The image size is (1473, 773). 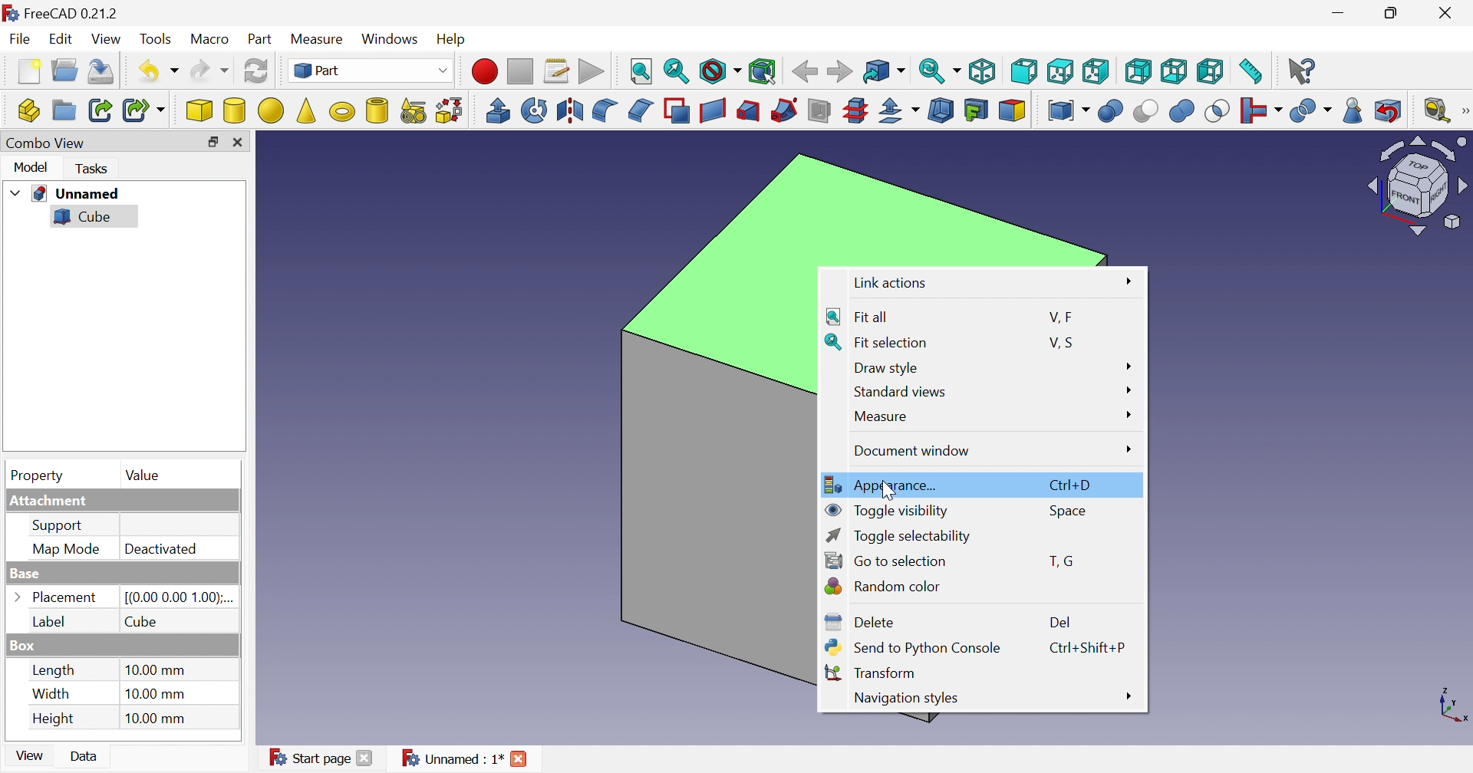 What do you see at coordinates (1219, 110) in the screenshot?
I see `Intersection` at bounding box center [1219, 110].